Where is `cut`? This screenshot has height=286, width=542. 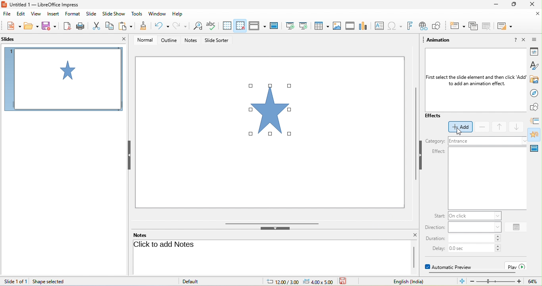 cut is located at coordinates (97, 26).